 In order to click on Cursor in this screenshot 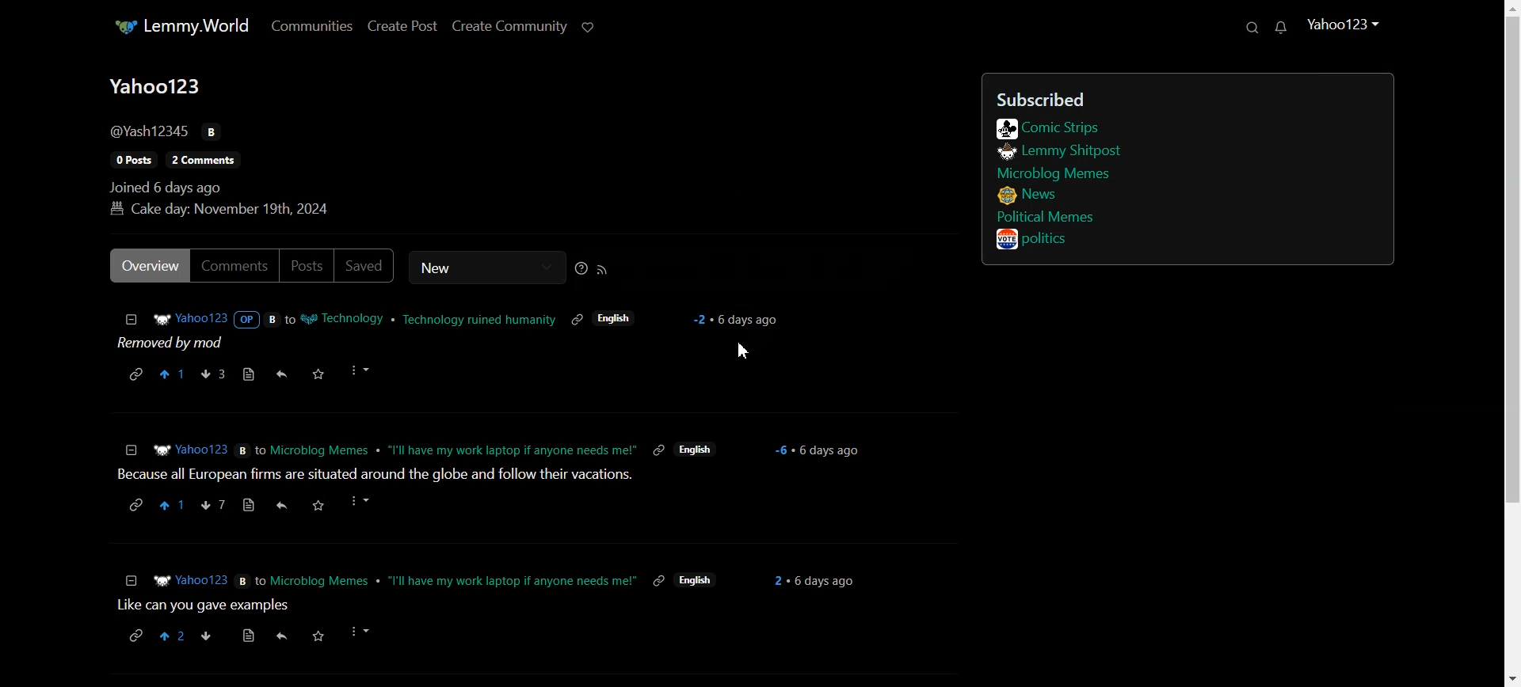, I will do `click(744, 351)`.